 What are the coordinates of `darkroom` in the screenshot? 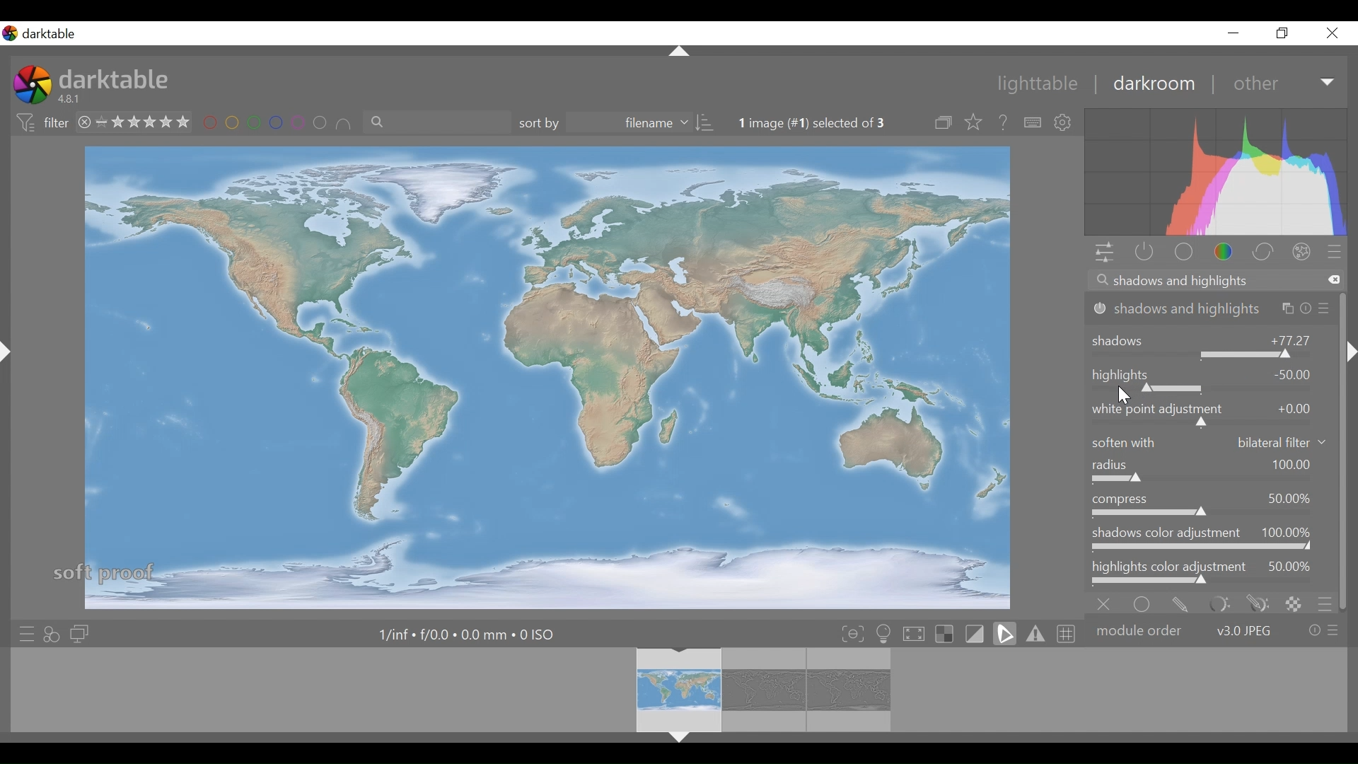 It's located at (1155, 85).